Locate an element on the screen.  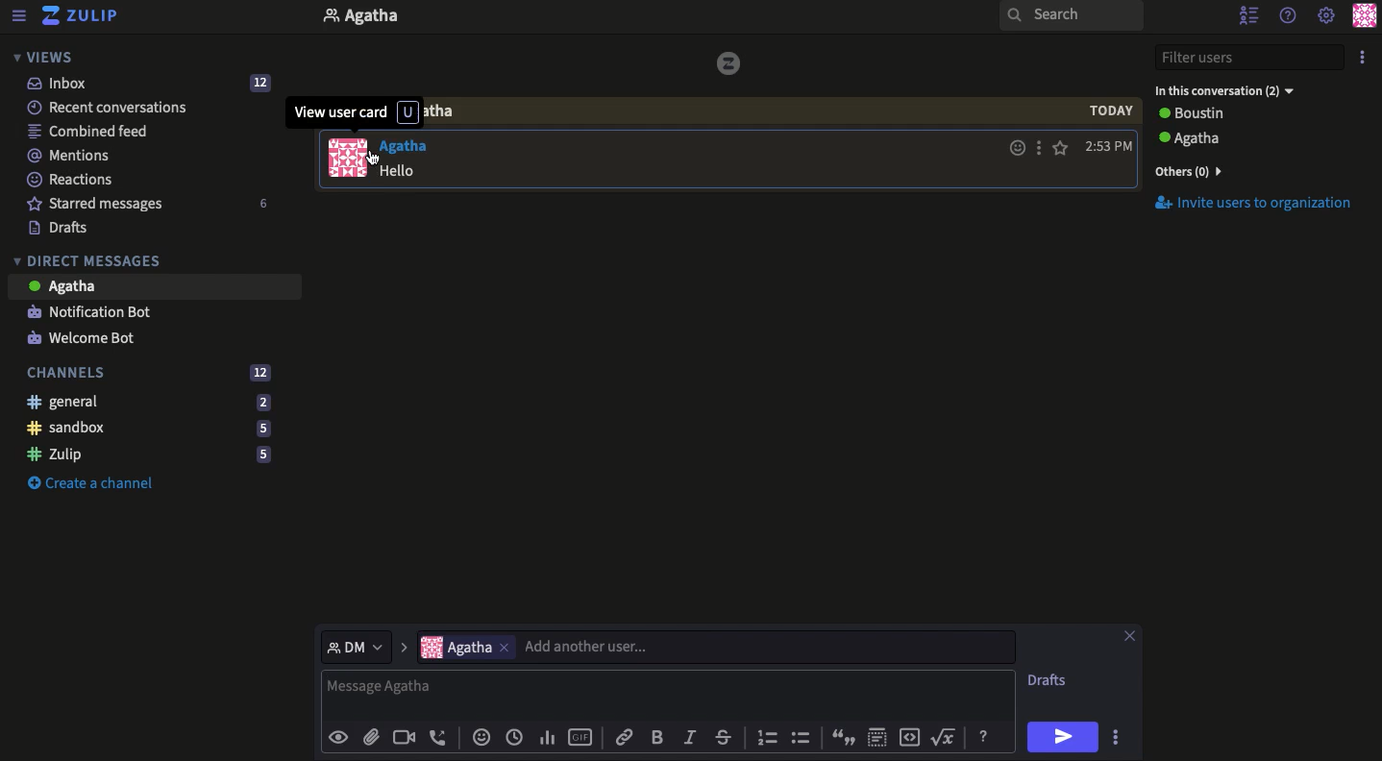
Bold is located at coordinates (657, 736).